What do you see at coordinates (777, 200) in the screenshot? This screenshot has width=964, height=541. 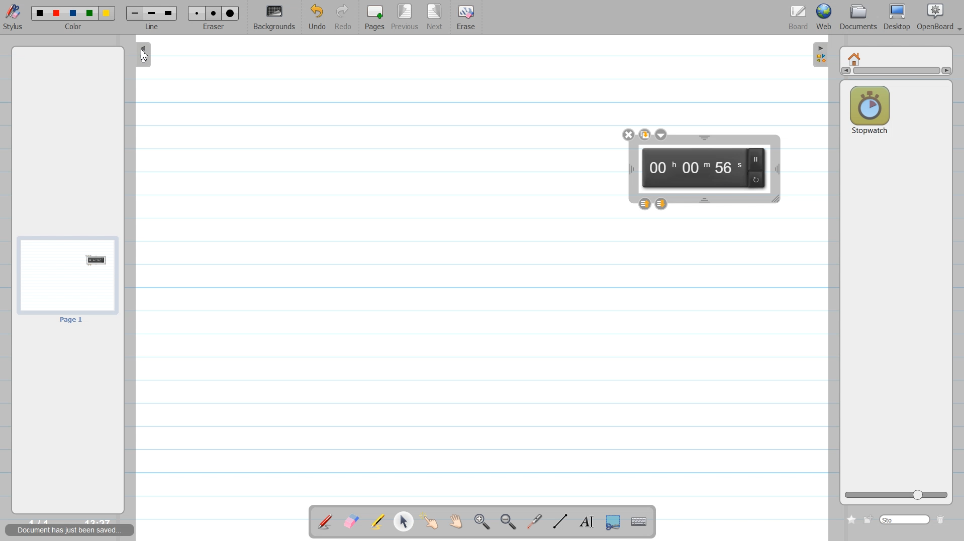 I see `Time window Size adjustment` at bounding box center [777, 200].